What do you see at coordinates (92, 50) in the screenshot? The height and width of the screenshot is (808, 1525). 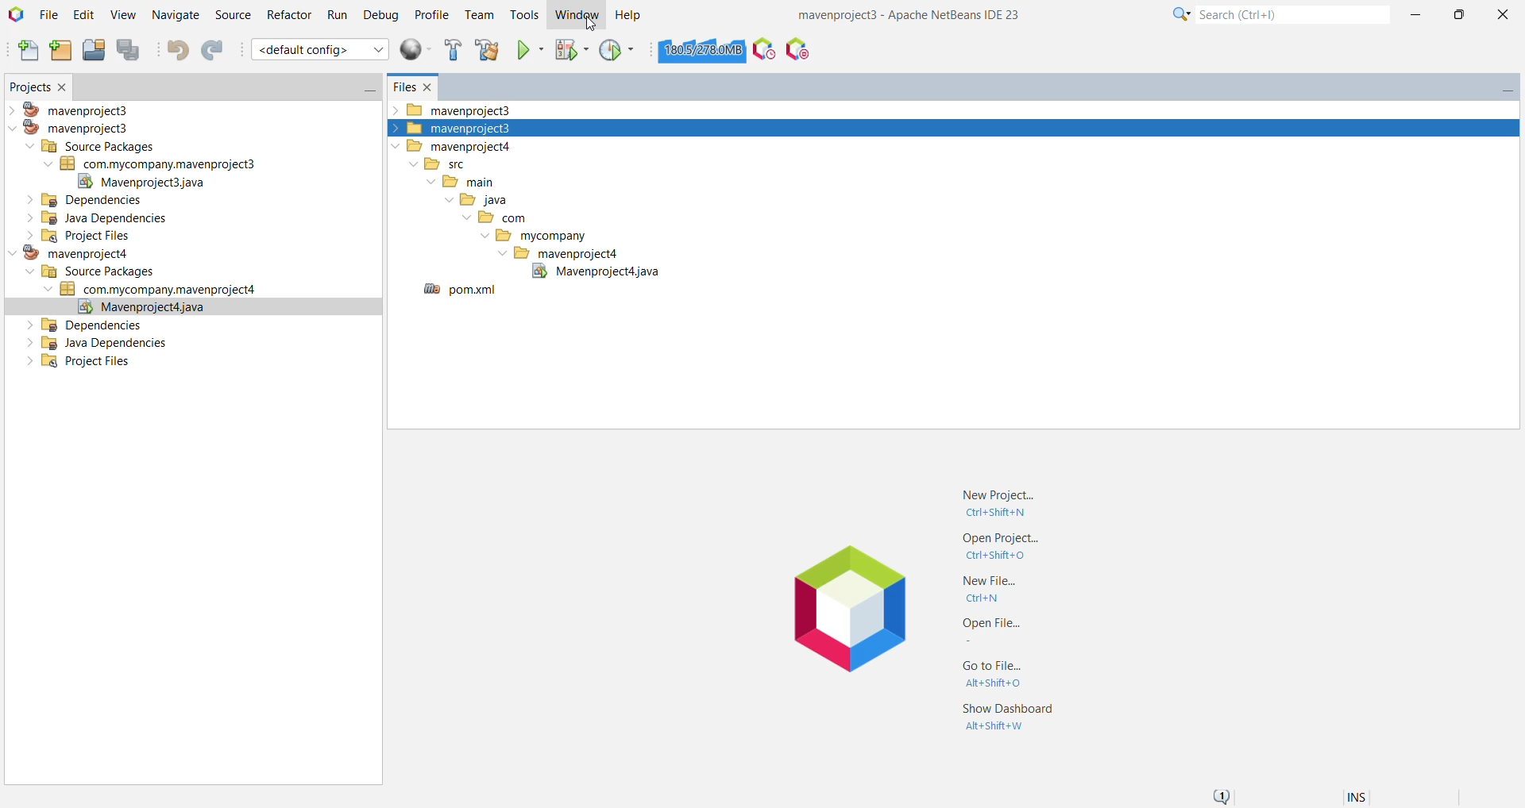 I see `Open Project` at bounding box center [92, 50].